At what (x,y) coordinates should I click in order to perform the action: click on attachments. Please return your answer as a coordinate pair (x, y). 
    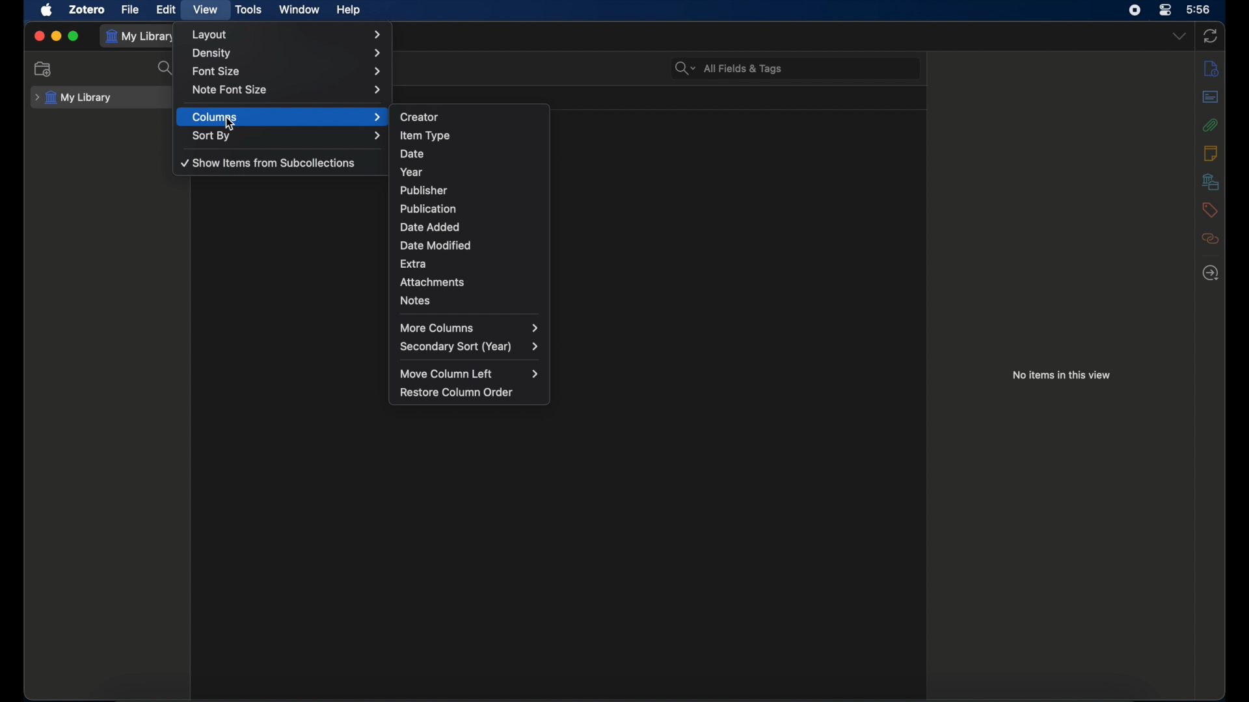
    Looking at the image, I should click on (1210, 125).